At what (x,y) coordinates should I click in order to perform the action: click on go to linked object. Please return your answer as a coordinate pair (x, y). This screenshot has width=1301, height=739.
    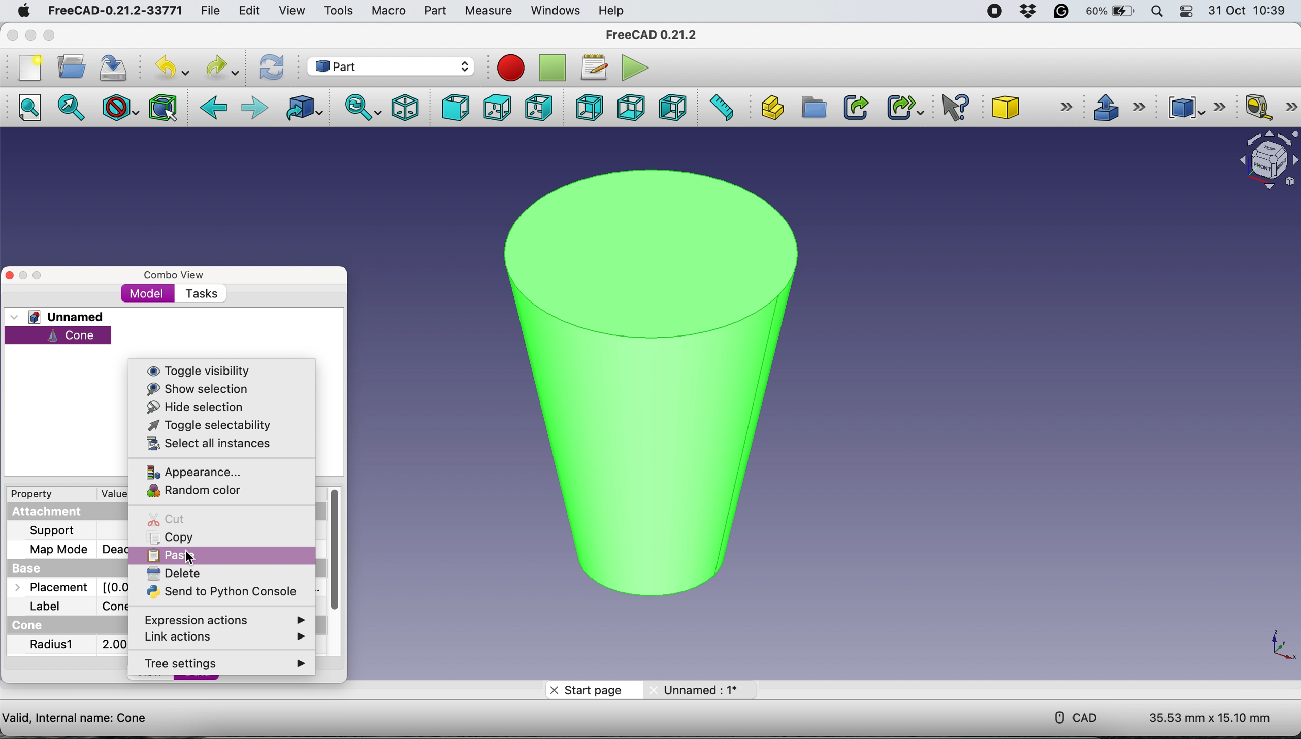
    Looking at the image, I should click on (301, 109).